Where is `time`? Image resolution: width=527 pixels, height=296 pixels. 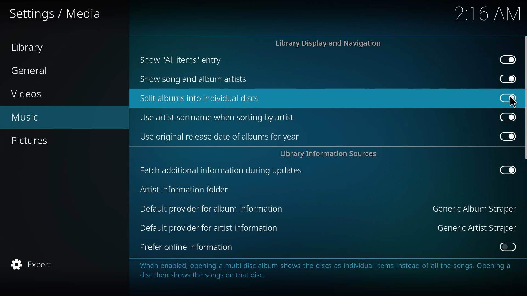
time is located at coordinates (489, 13).